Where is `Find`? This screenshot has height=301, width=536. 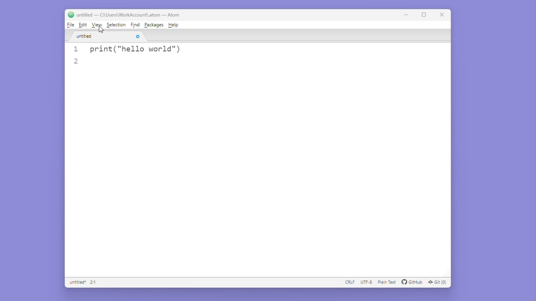 Find is located at coordinates (136, 26).